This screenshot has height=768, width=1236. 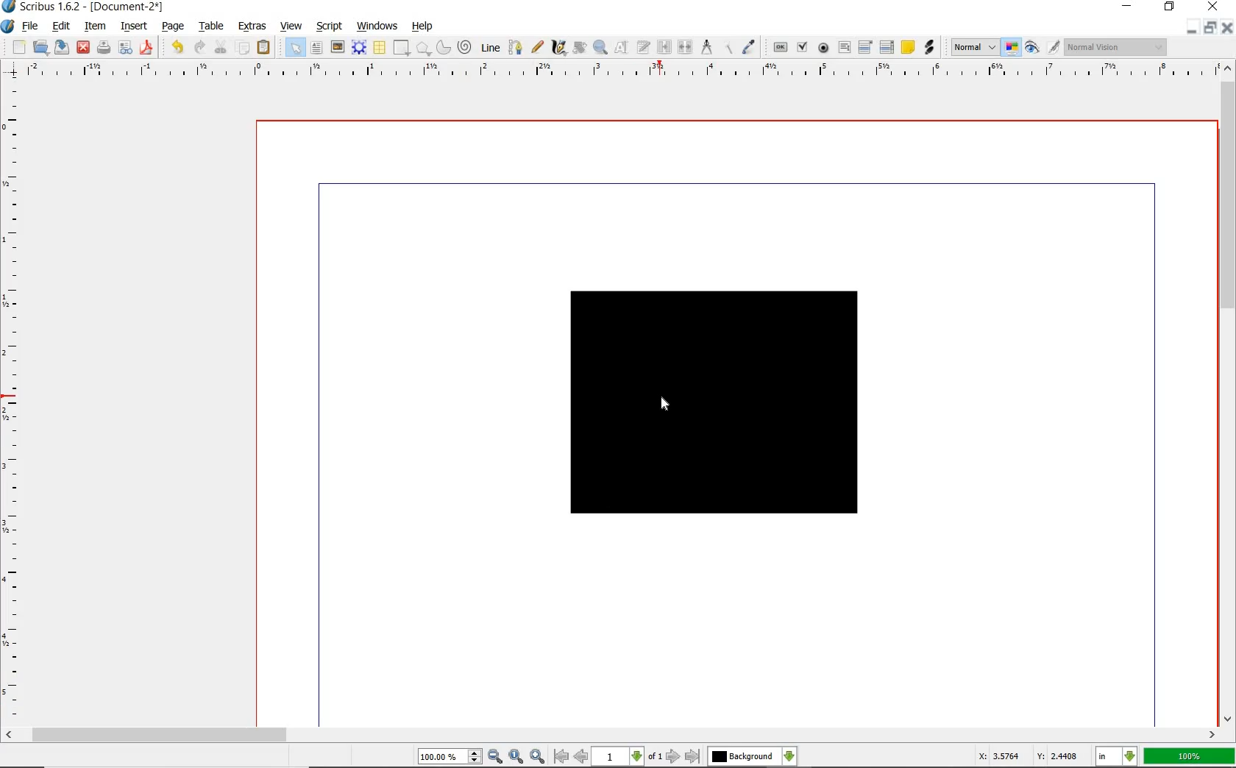 What do you see at coordinates (374, 26) in the screenshot?
I see `windows` at bounding box center [374, 26].